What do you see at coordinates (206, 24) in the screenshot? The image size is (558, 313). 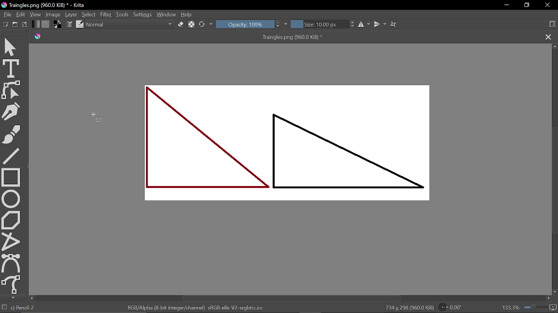 I see `Reload original preset` at bounding box center [206, 24].